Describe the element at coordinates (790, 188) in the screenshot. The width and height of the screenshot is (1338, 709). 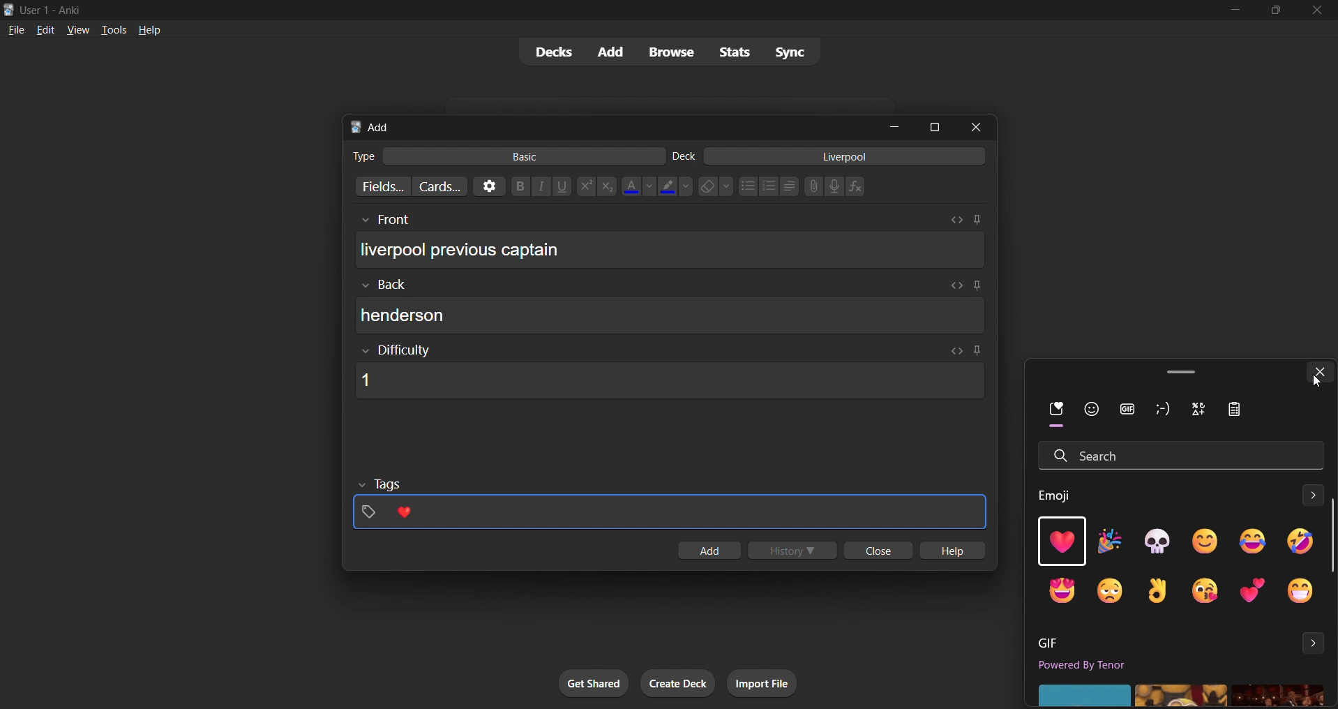
I see `multilevel list` at that location.